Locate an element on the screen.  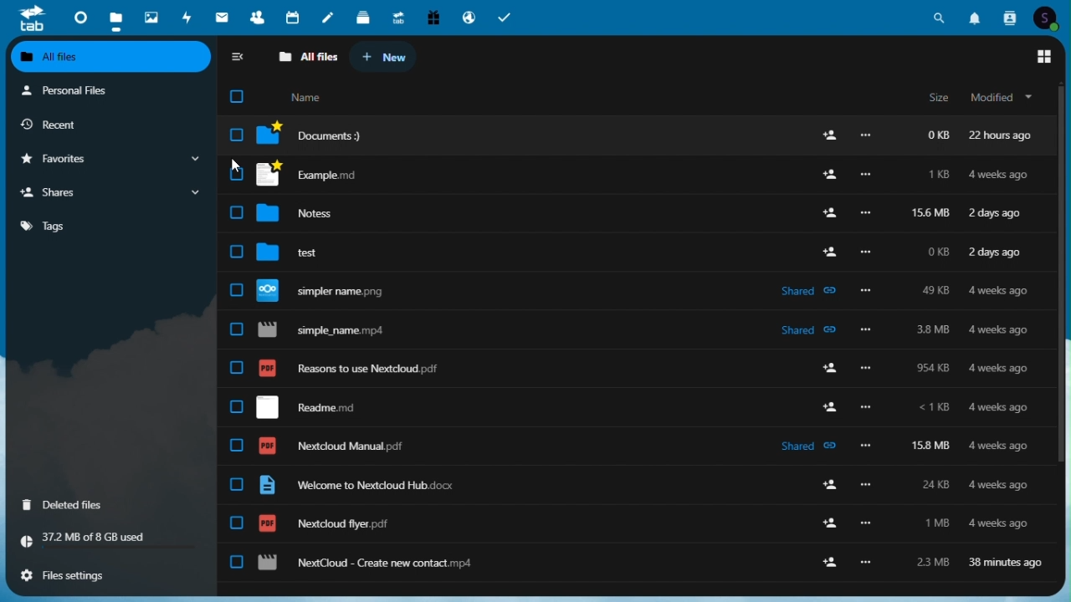
more options is located at coordinates (869, 564).